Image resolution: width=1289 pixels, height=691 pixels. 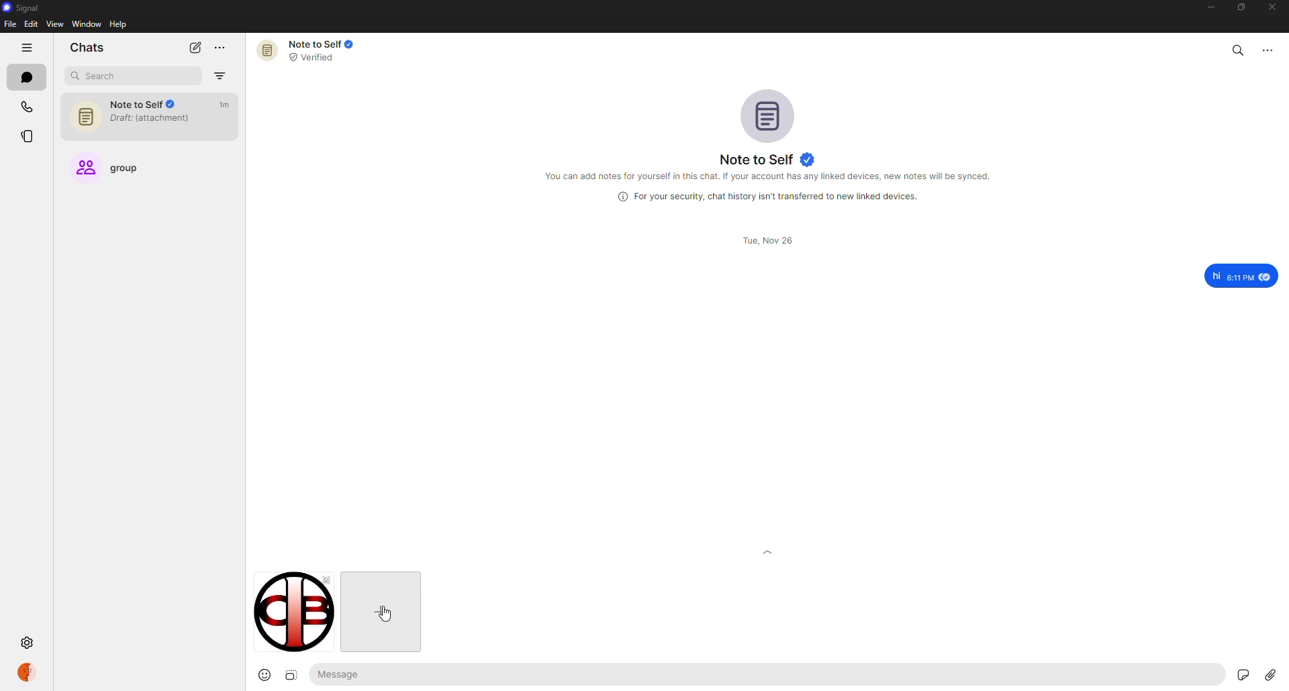 What do you see at coordinates (767, 116) in the screenshot?
I see `profile pic` at bounding box center [767, 116].